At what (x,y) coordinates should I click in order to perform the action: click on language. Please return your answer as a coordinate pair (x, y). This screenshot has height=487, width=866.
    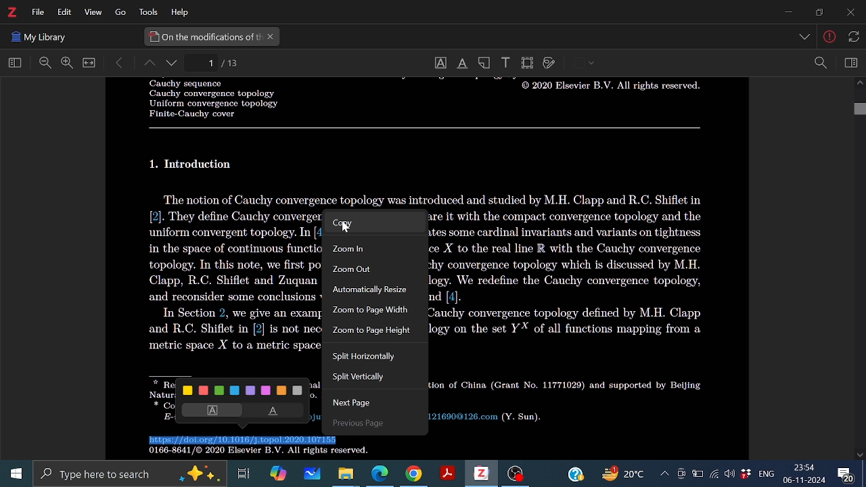
    Looking at the image, I should click on (765, 473).